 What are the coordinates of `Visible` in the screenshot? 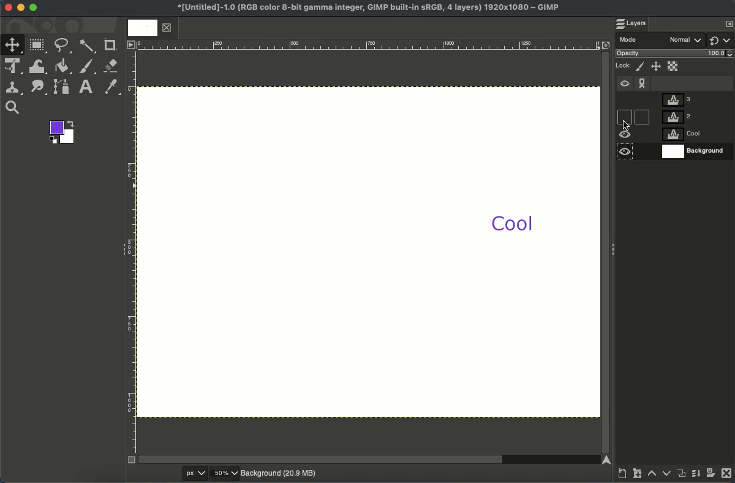 It's located at (624, 86).